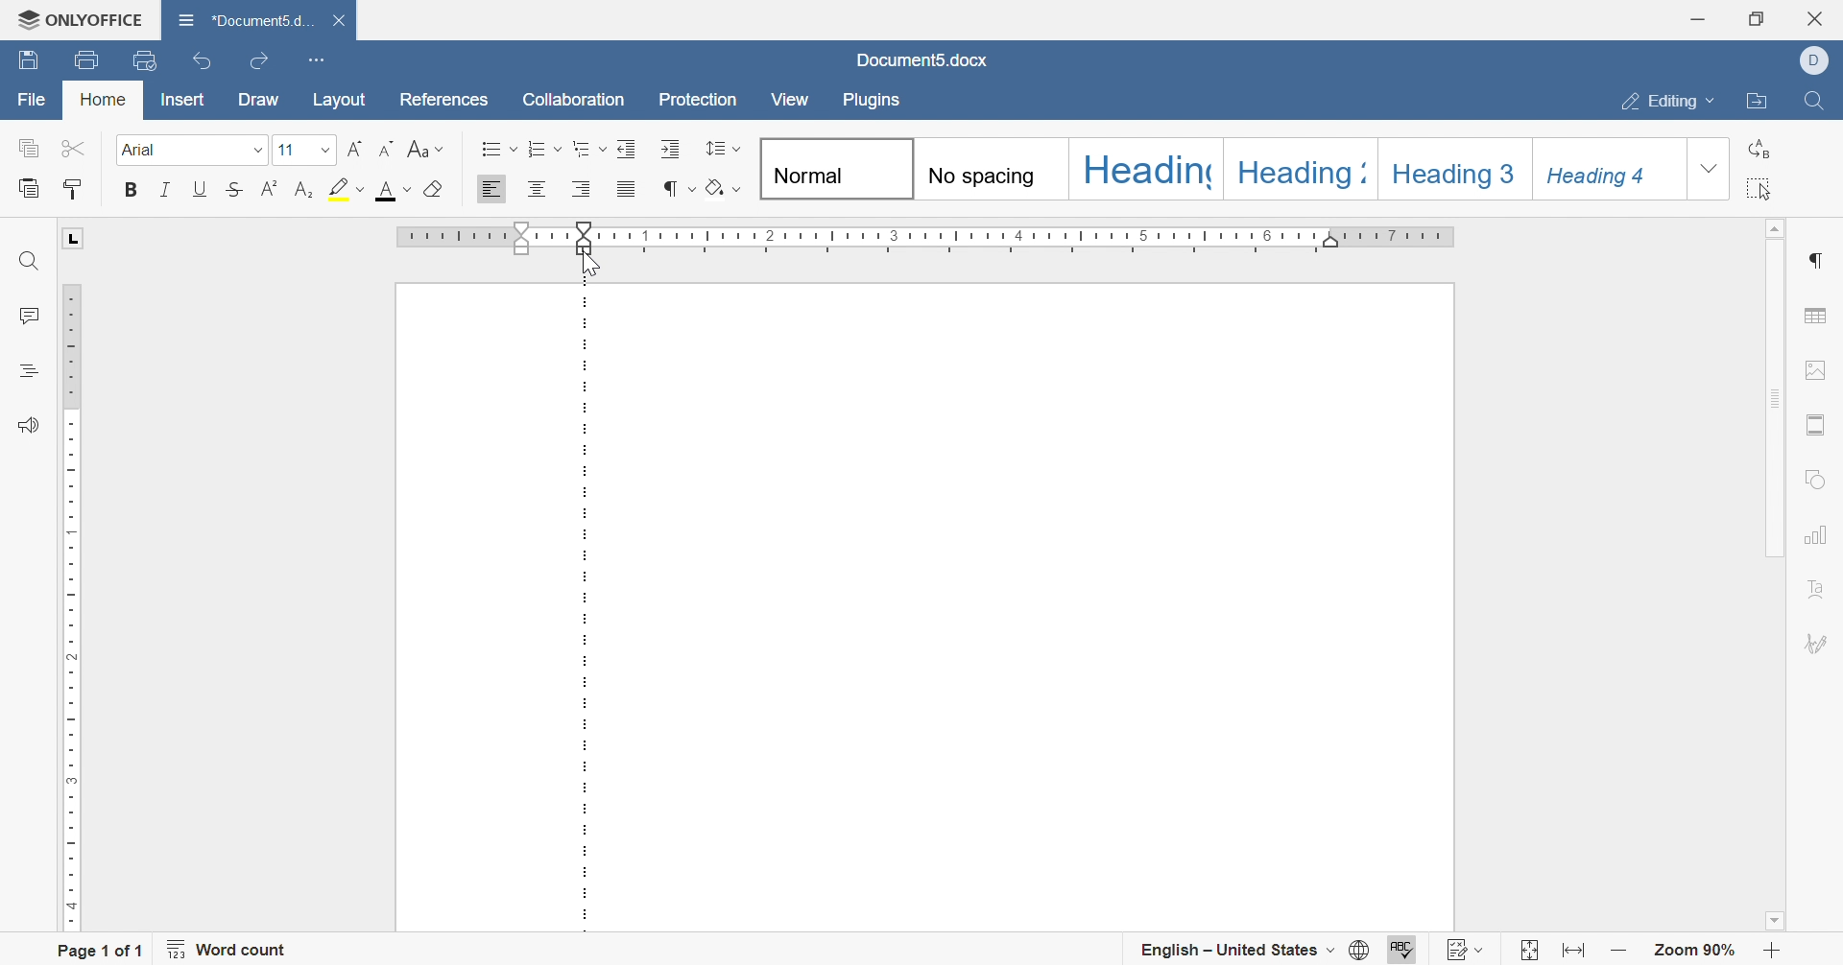 The width and height of the screenshot is (1843, 965). What do you see at coordinates (1710, 171) in the screenshot?
I see `drop down` at bounding box center [1710, 171].